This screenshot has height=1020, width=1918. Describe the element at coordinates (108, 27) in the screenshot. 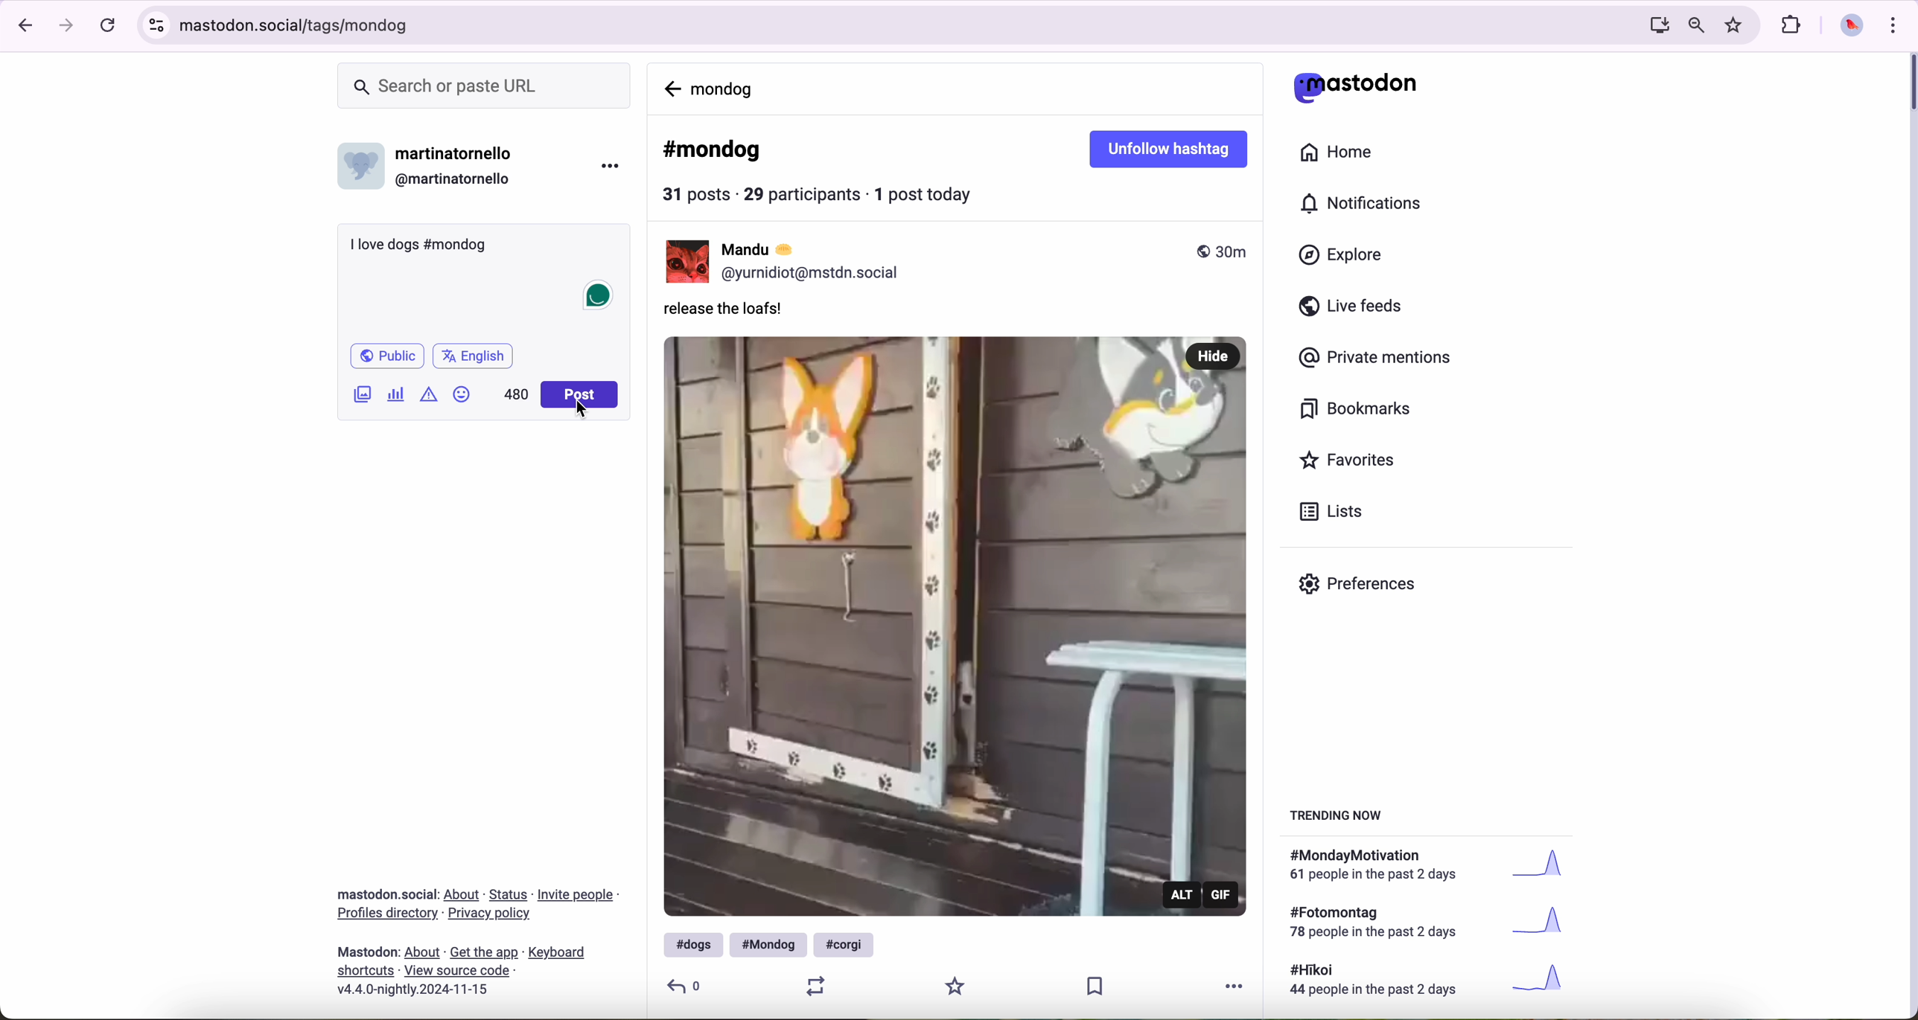

I see `refresh the page` at that location.